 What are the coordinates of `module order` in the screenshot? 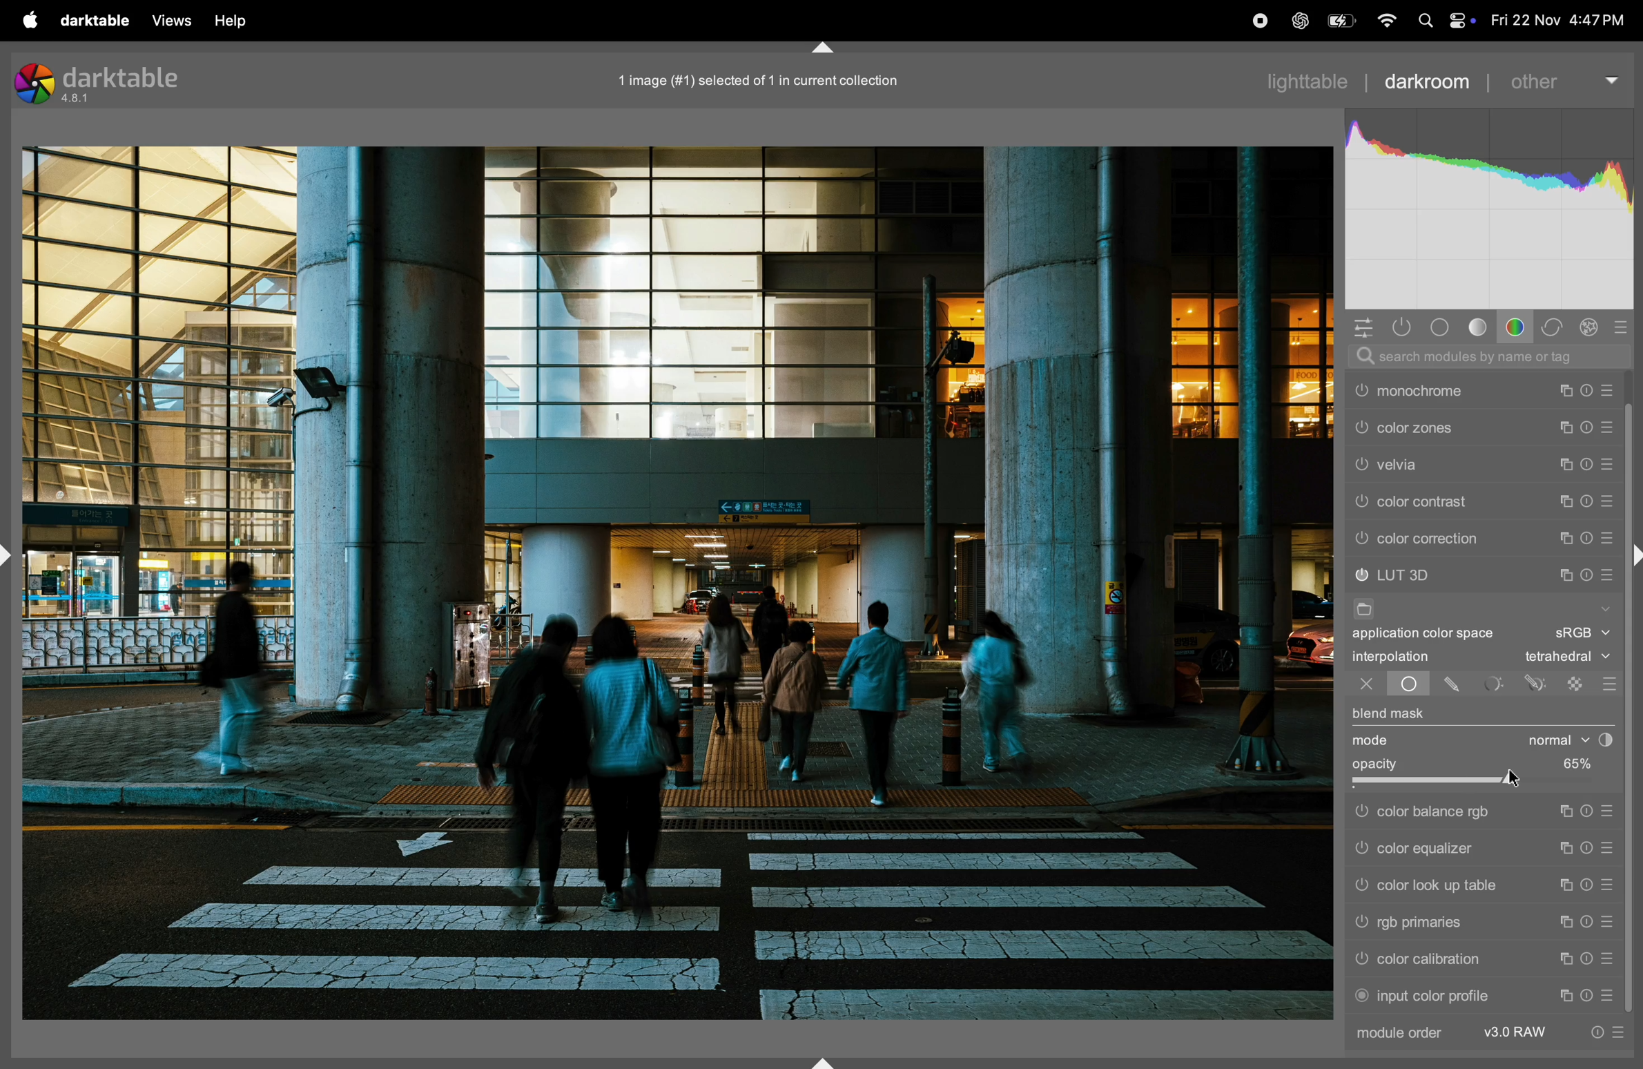 It's located at (1411, 1035).